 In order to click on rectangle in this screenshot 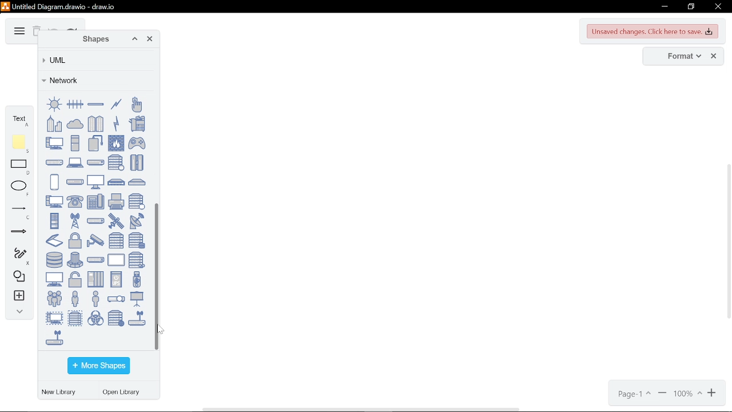, I will do `click(21, 168)`.